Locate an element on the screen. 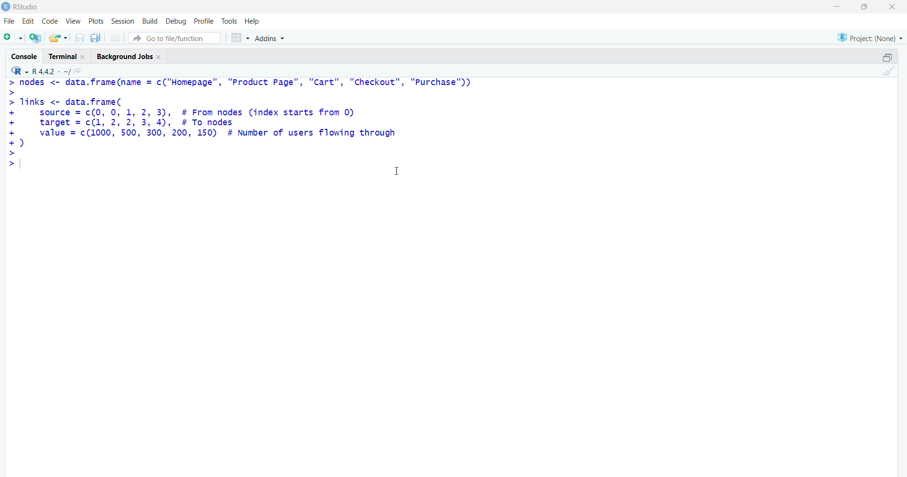 Image resolution: width=907 pixels, height=477 pixels. menu is located at coordinates (12, 38).